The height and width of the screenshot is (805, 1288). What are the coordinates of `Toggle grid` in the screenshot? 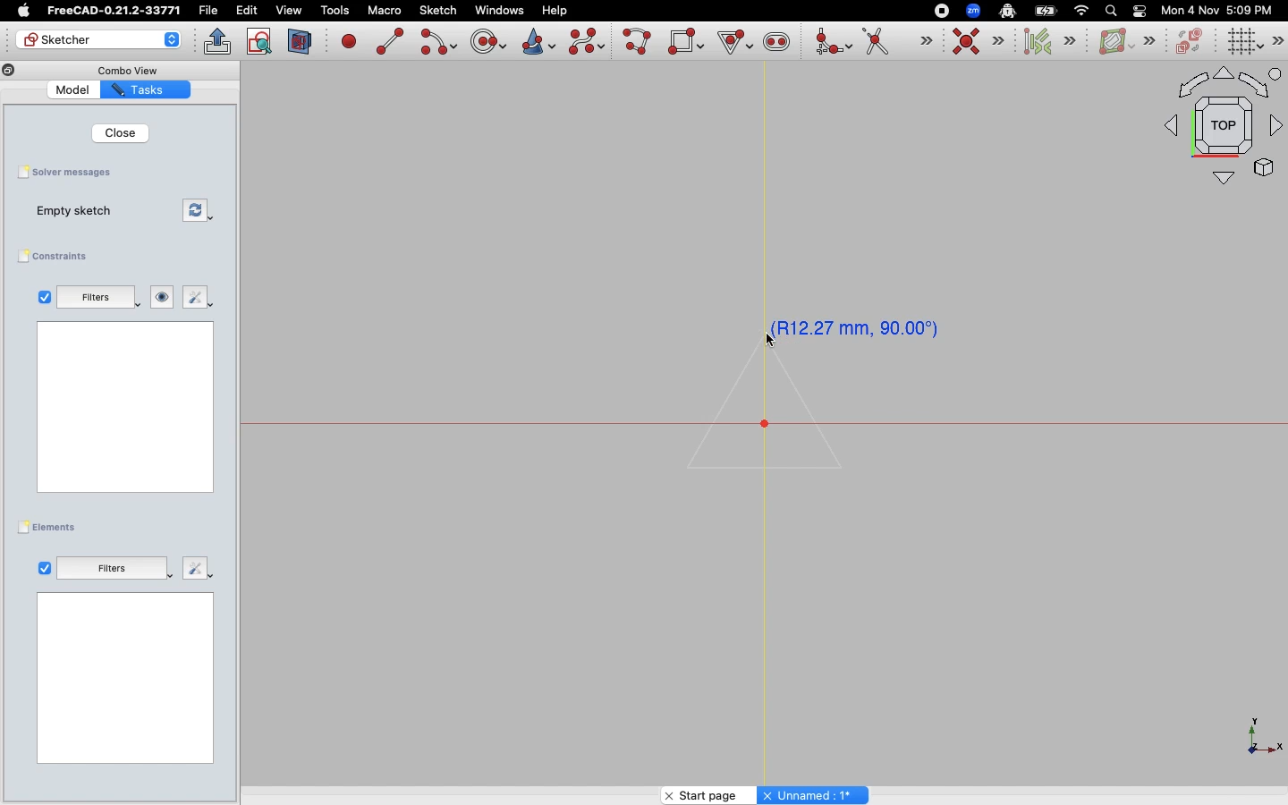 It's located at (1245, 41).